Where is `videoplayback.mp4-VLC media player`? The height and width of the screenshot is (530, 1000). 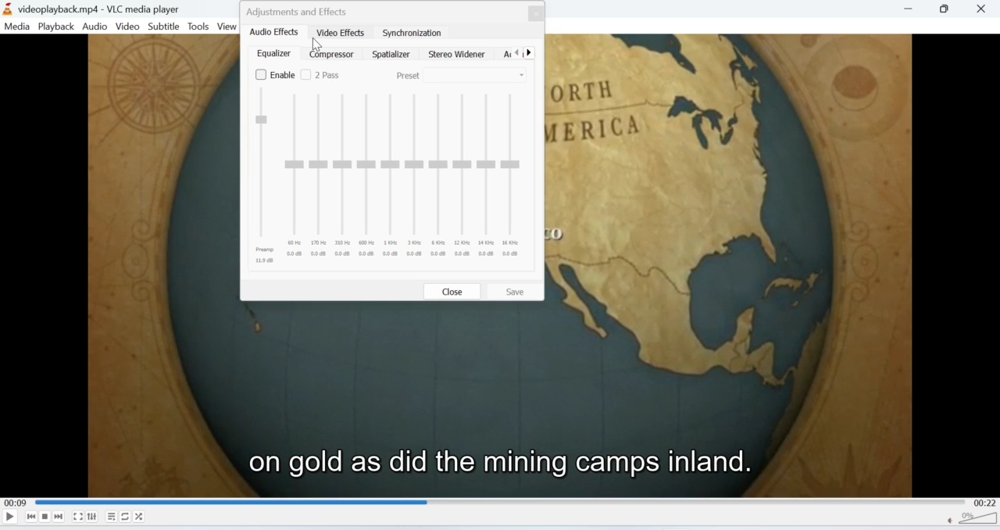 videoplayback.mp4-VLC media player is located at coordinates (91, 10).